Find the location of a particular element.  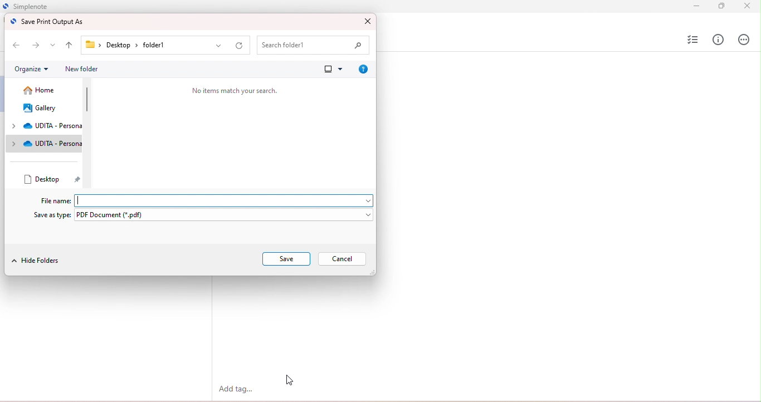

close is located at coordinates (747, 7).